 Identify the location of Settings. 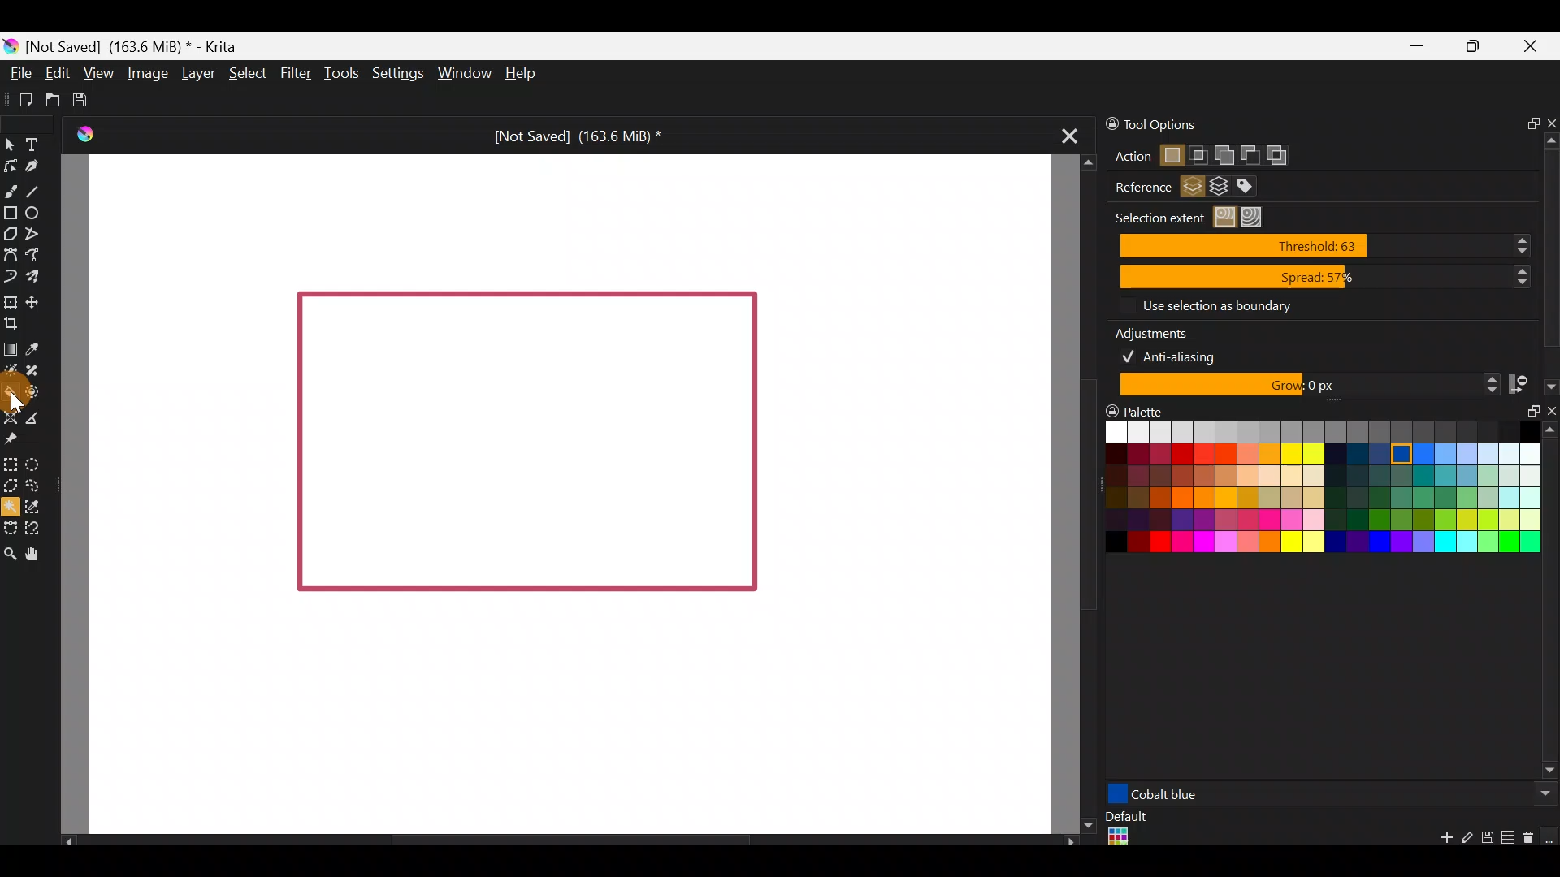
(395, 71).